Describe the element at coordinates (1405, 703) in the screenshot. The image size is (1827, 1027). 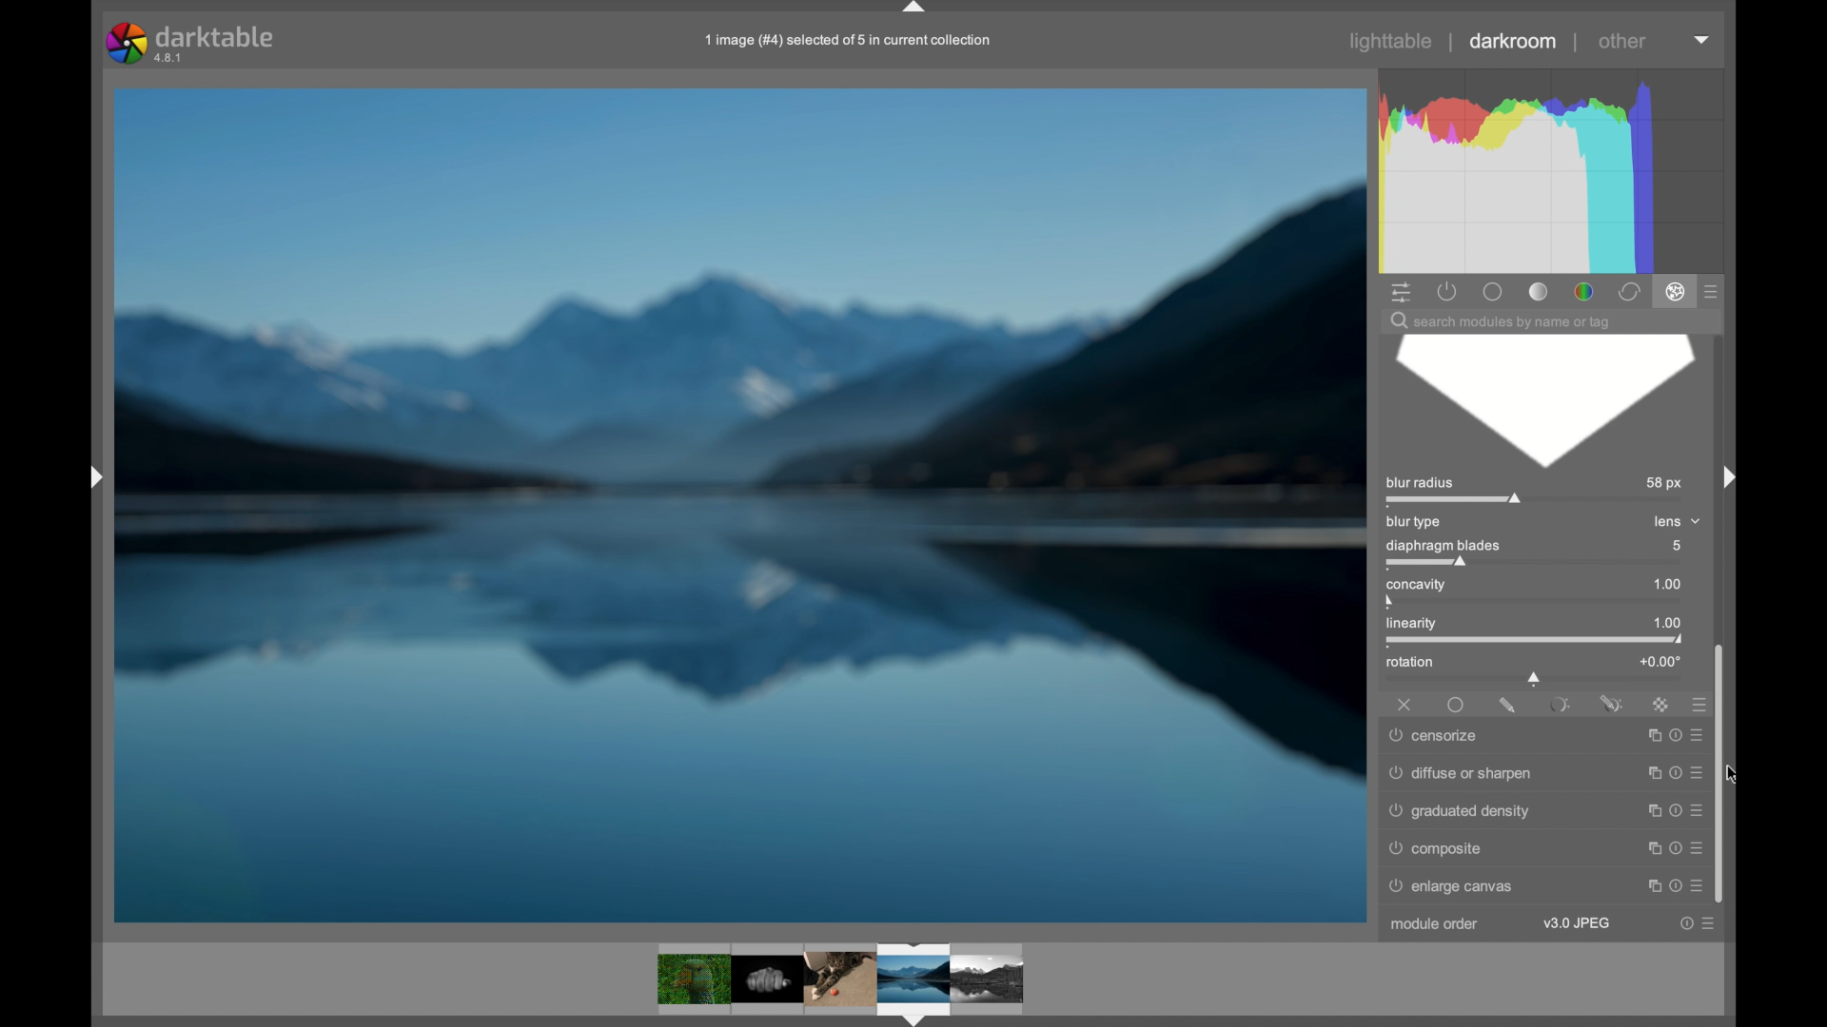
I see `off` at that location.